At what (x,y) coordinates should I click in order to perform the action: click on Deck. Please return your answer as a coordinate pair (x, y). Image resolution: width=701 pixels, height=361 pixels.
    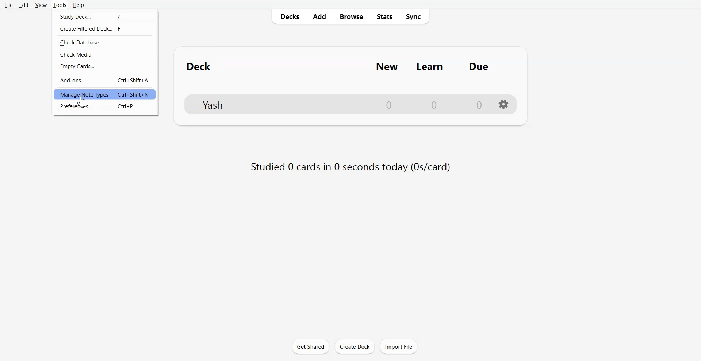
    Looking at the image, I should click on (202, 66).